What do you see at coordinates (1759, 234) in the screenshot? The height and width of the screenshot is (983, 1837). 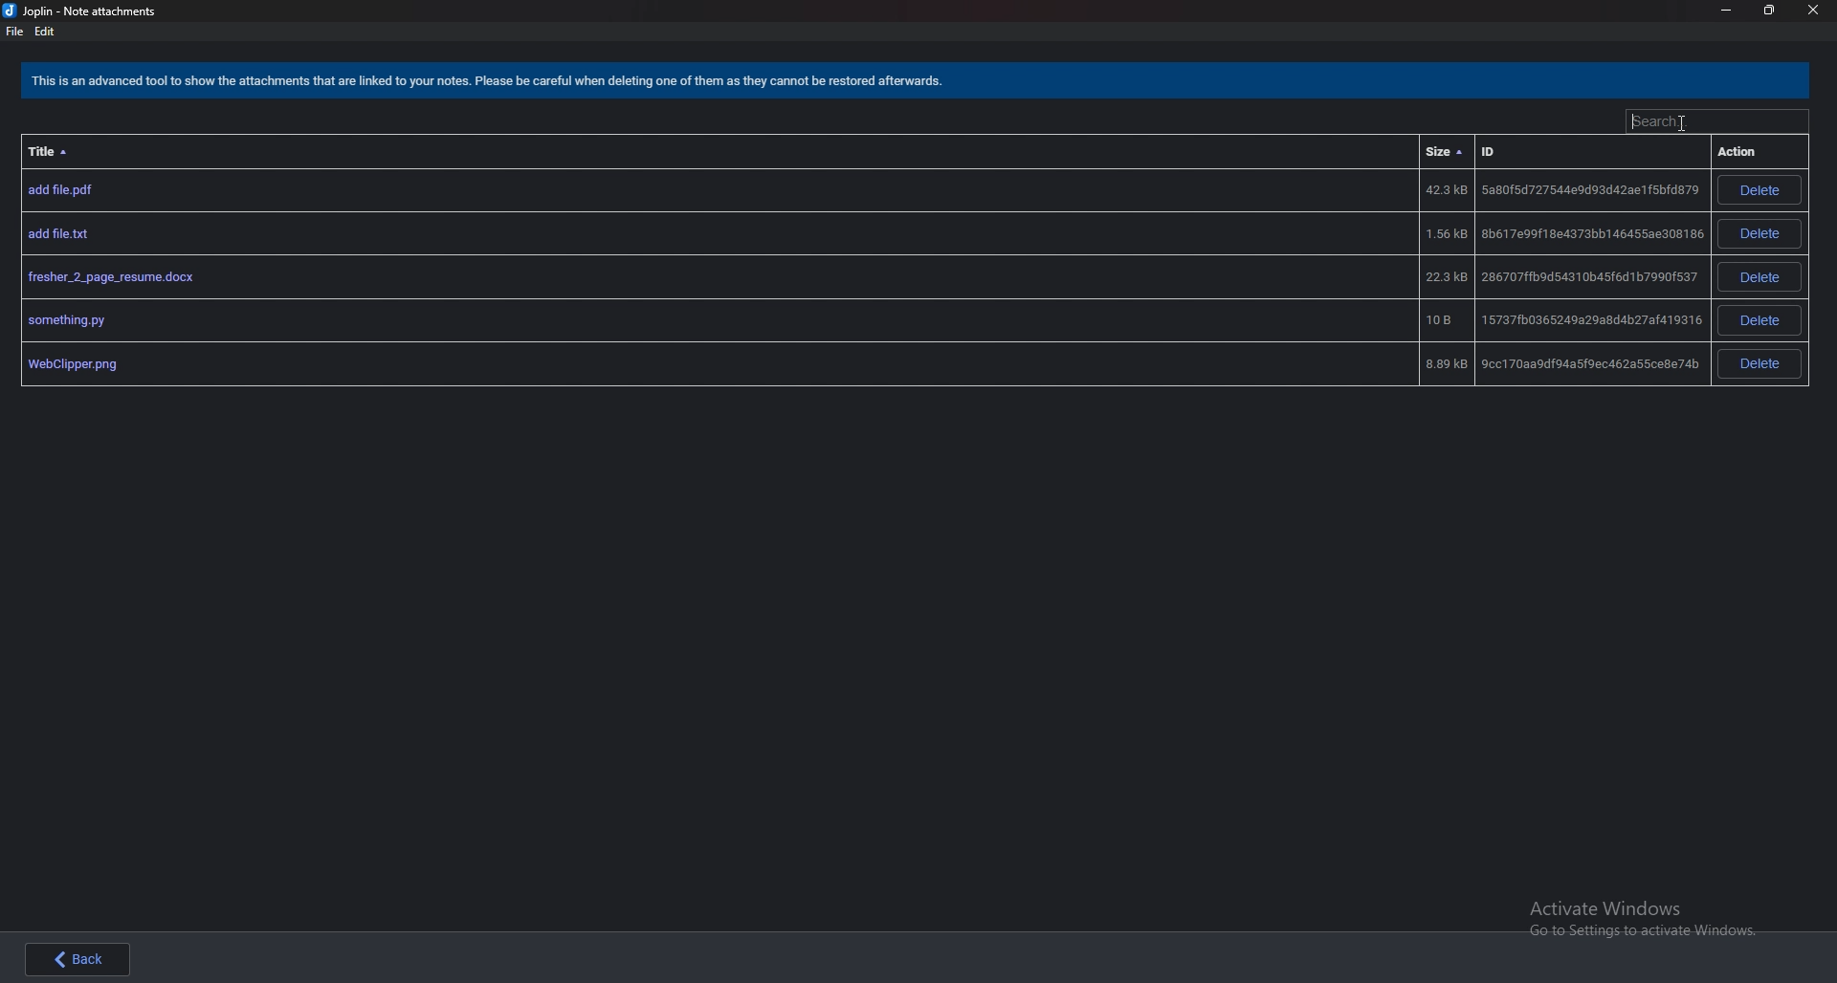 I see `delete` at bounding box center [1759, 234].